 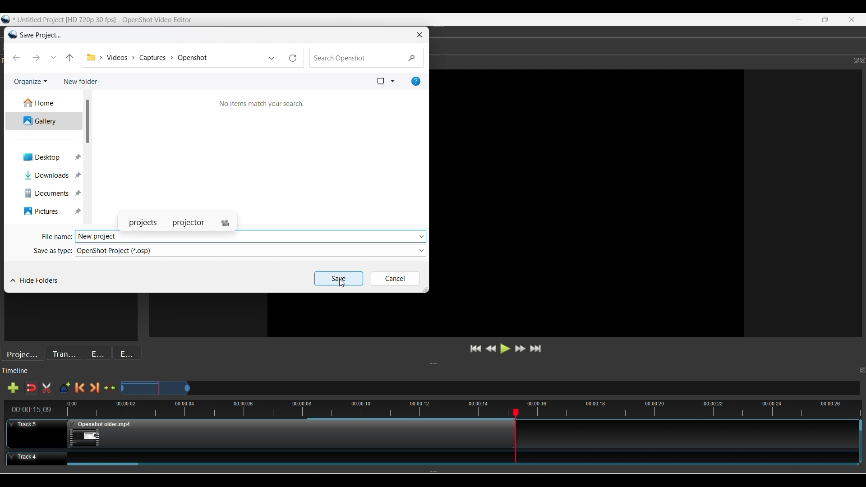 What do you see at coordinates (381, 81) in the screenshot?
I see `Selected view option` at bounding box center [381, 81].